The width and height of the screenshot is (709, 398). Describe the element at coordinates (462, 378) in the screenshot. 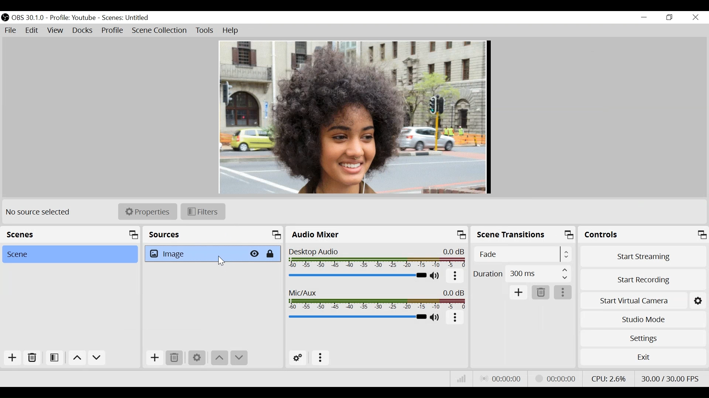

I see `Bitrate` at that location.